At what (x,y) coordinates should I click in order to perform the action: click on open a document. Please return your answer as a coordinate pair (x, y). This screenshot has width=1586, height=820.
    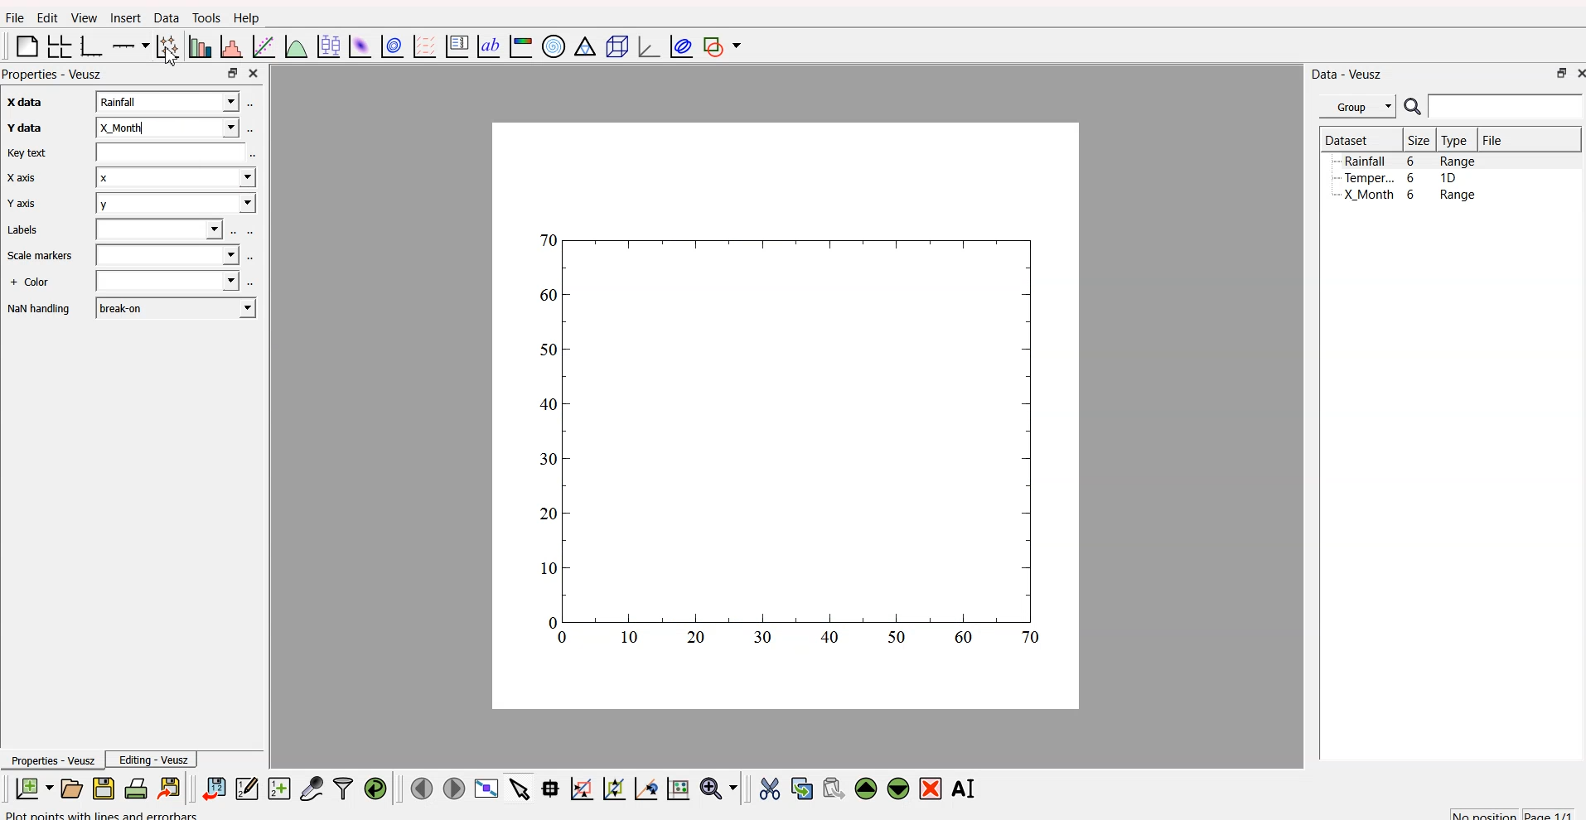
    Looking at the image, I should click on (70, 787).